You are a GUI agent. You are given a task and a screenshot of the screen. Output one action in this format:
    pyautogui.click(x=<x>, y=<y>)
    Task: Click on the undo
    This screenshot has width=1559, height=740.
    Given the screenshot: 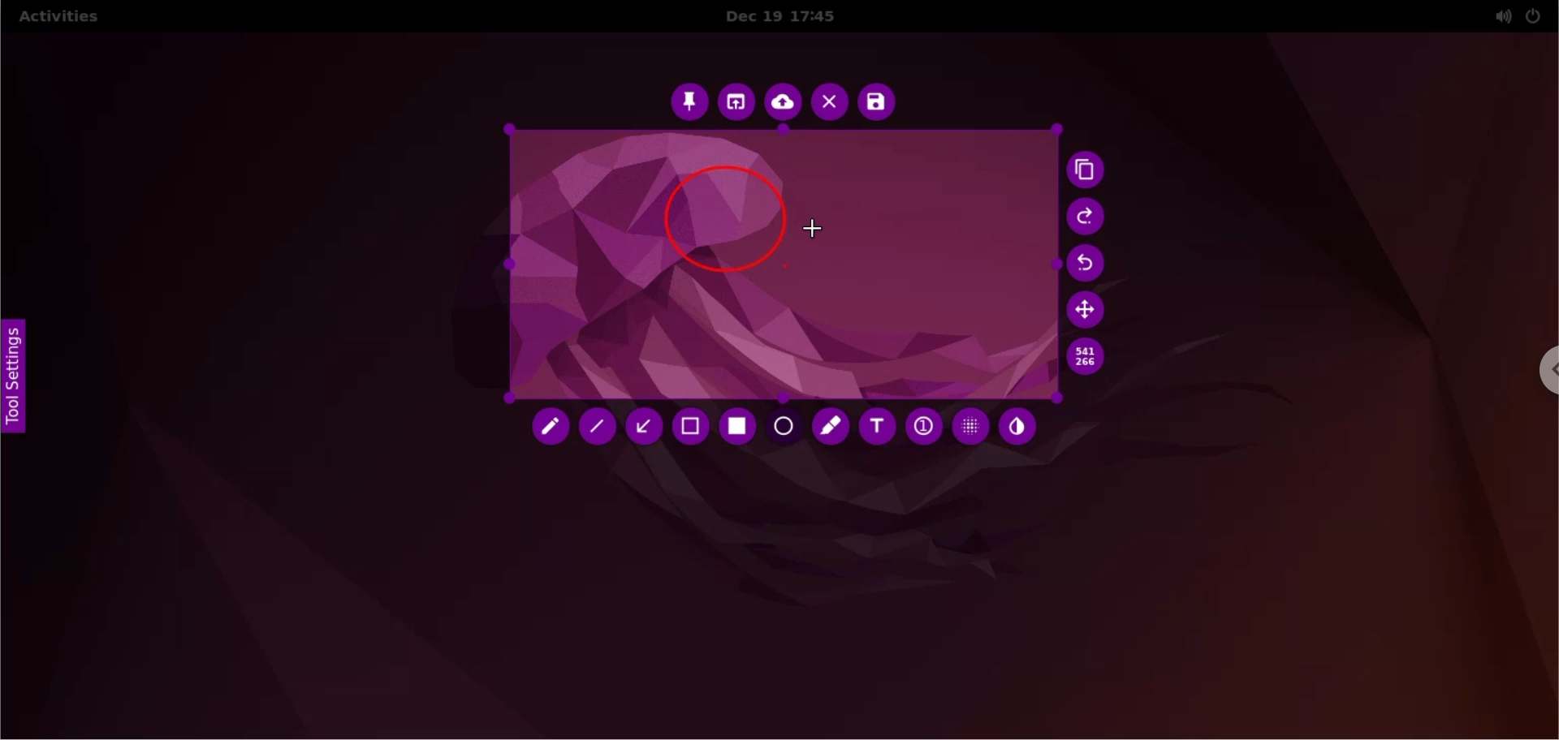 What is the action you would take?
    pyautogui.click(x=1092, y=265)
    